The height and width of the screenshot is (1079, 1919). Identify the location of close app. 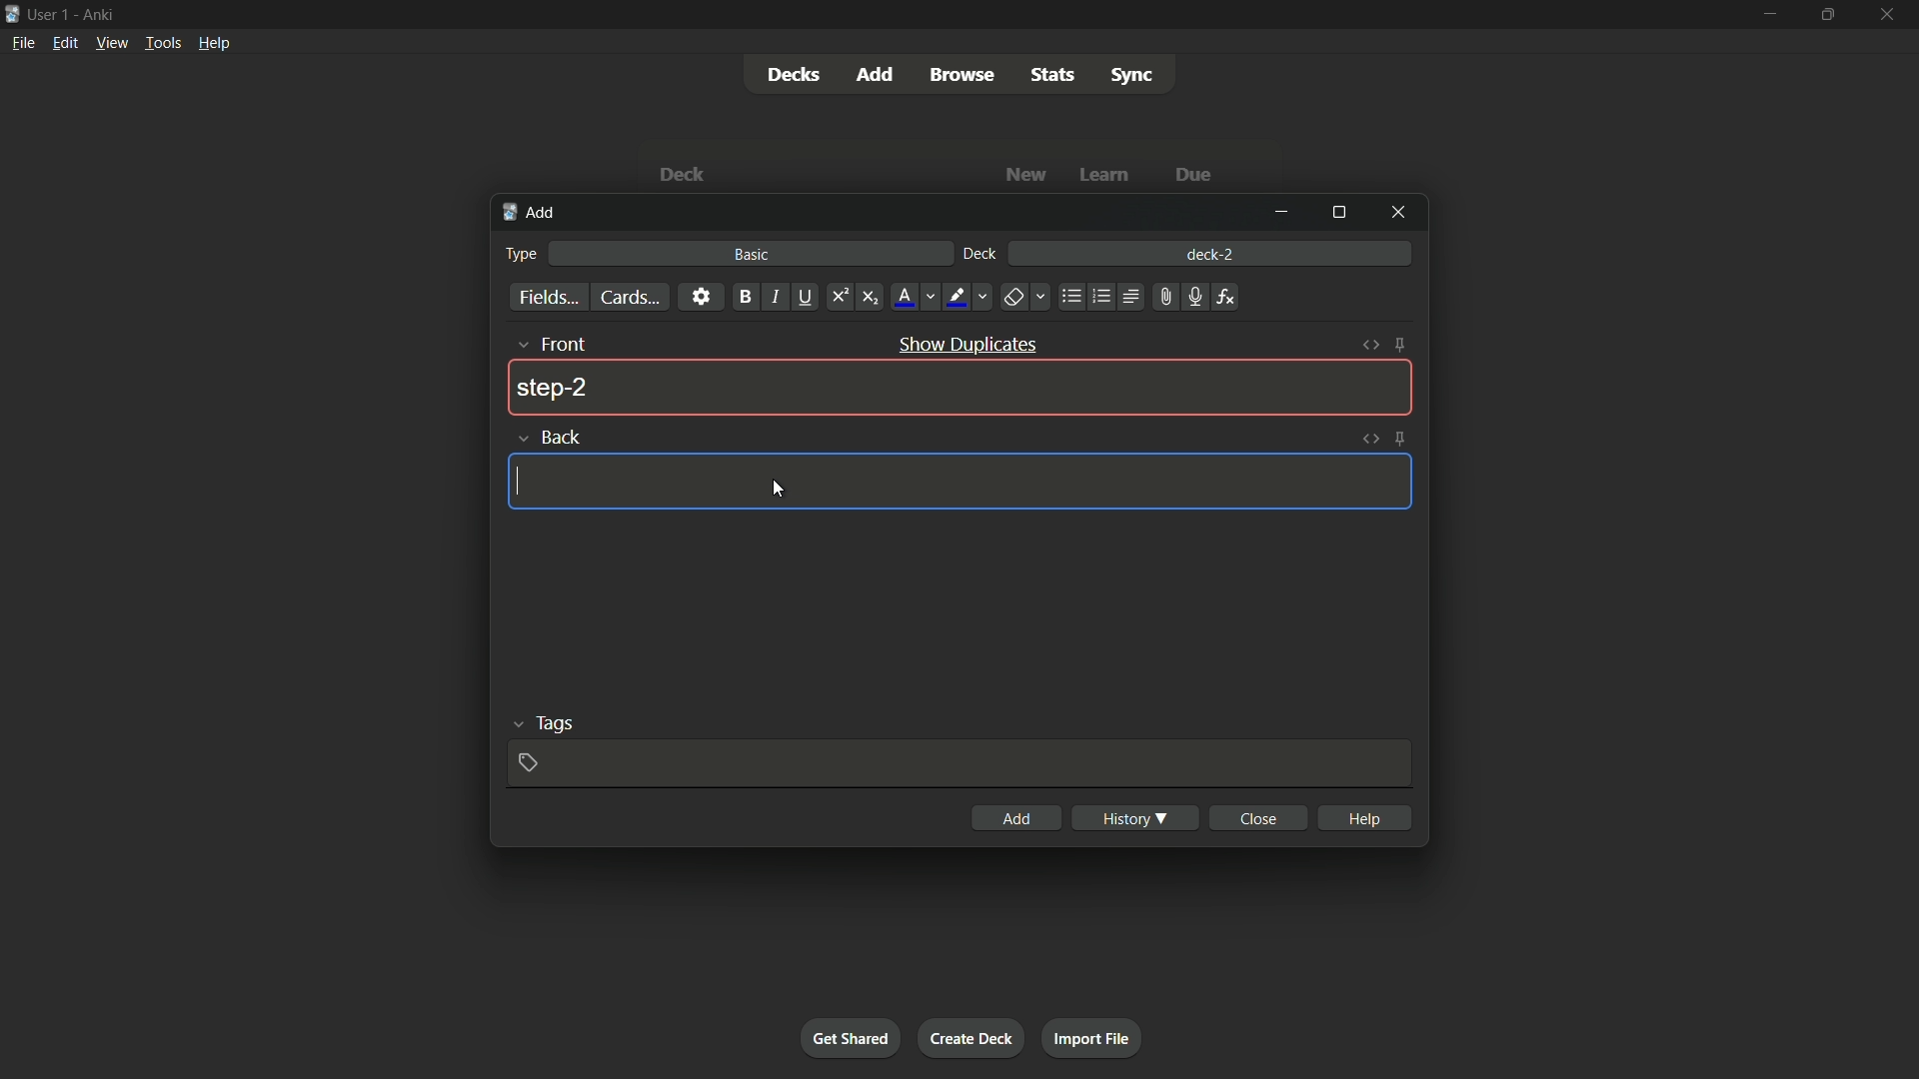
(1888, 14).